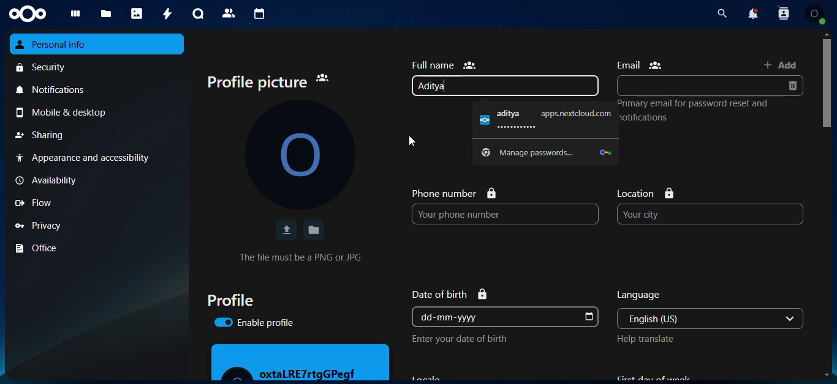  I want to click on English (US), so click(698, 319).